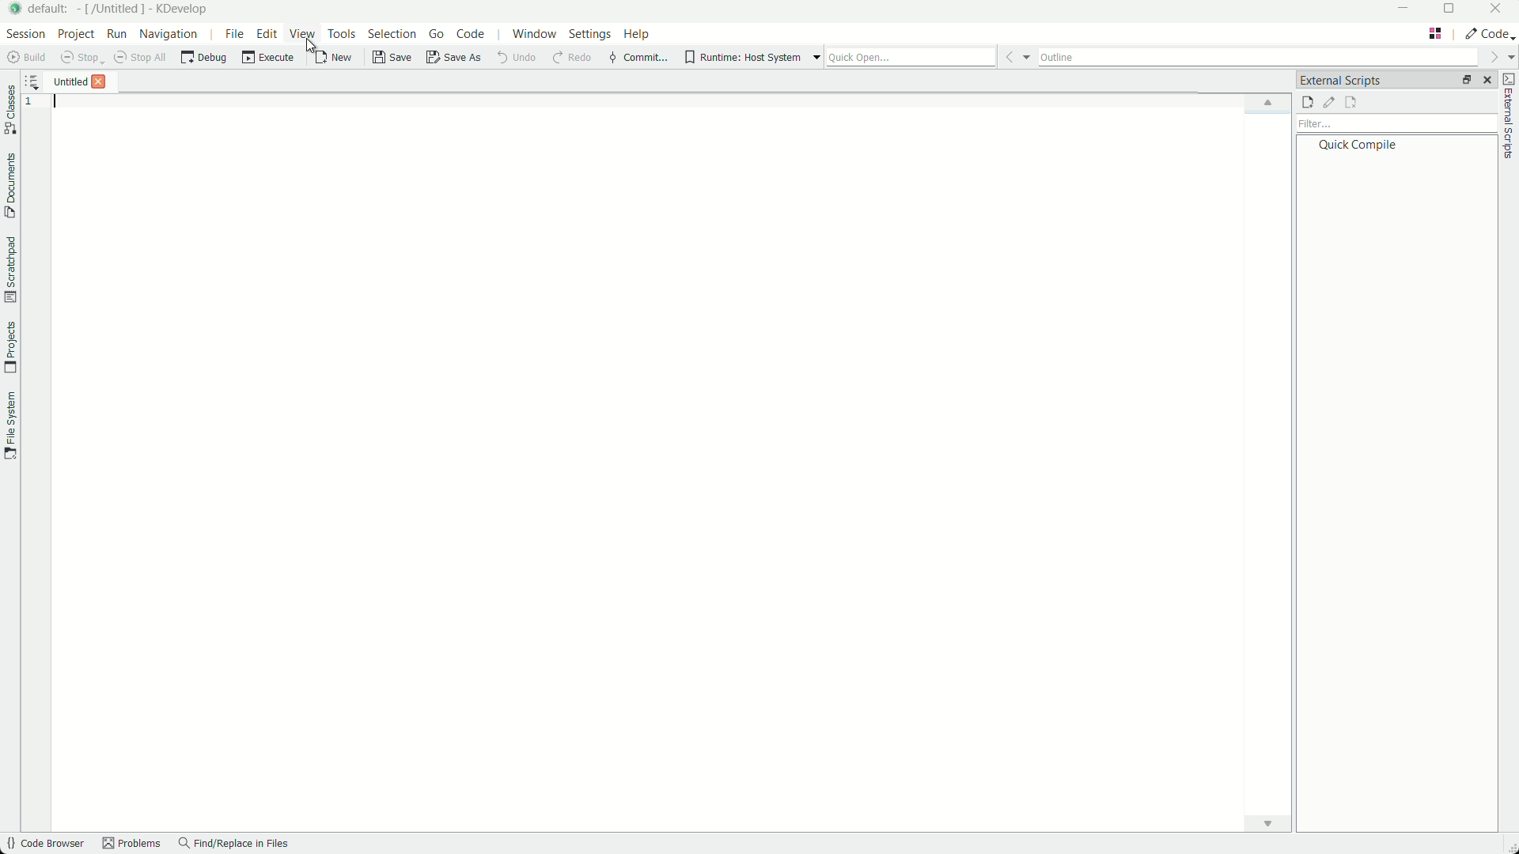 This screenshot has height=854, width=1519. I want to click on navigation, so click(170, 36).